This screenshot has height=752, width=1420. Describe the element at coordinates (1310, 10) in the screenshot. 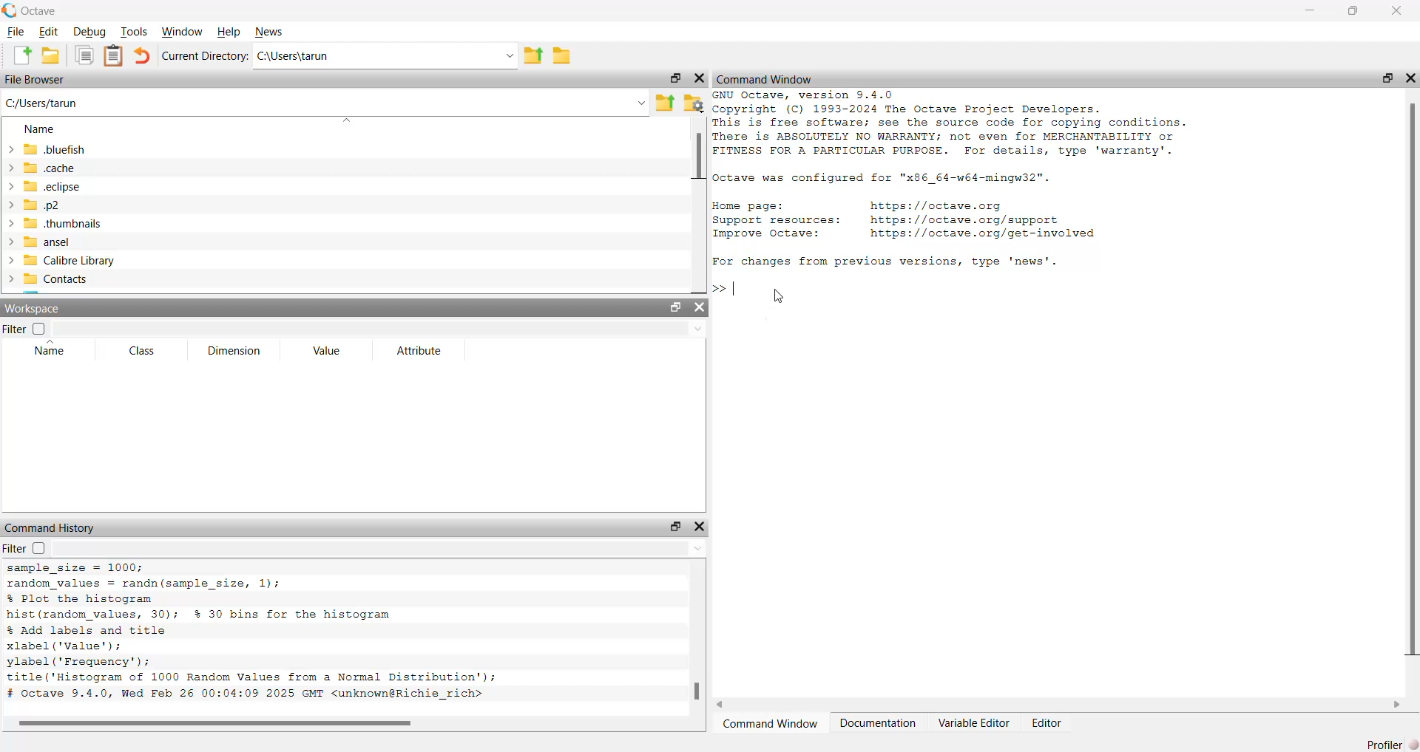

I see `minimize` at that location.